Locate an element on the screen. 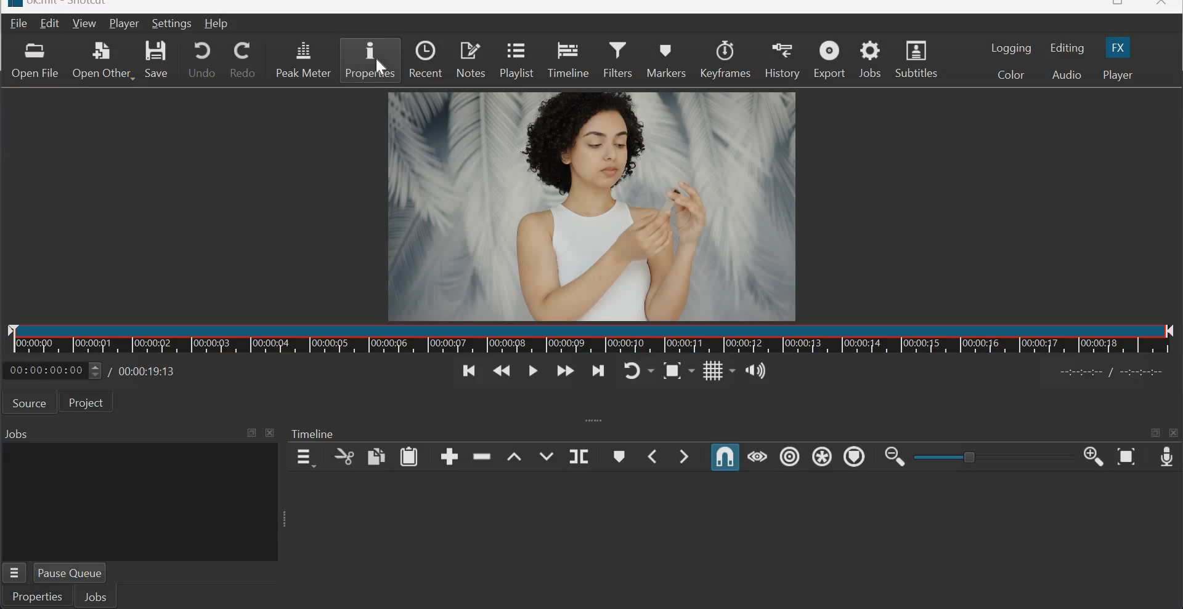 Image resolution: width=1183 pixels, height=609 pixels. Previous Marker is located at coordinates (653, 456).